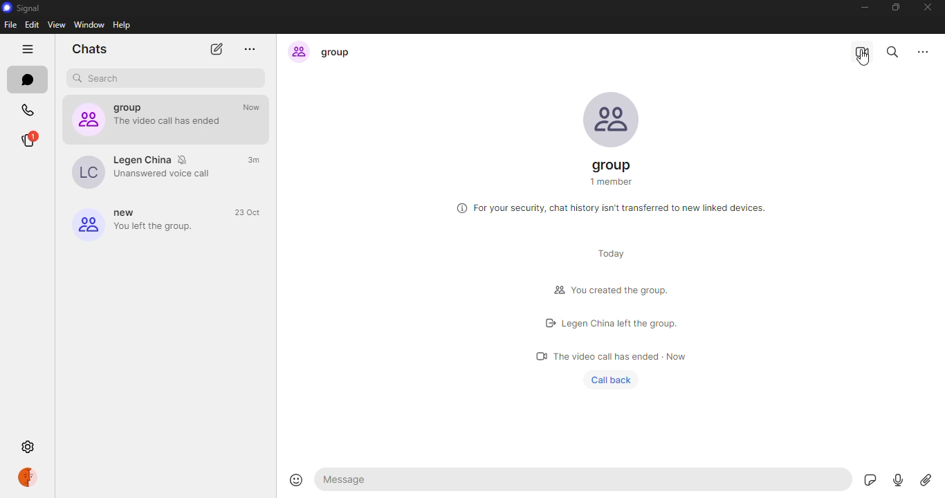 This screenshot has width=945, height=498. Describe the element at coordinates (924, 481) in the screenshot. I see `attach` at that location.